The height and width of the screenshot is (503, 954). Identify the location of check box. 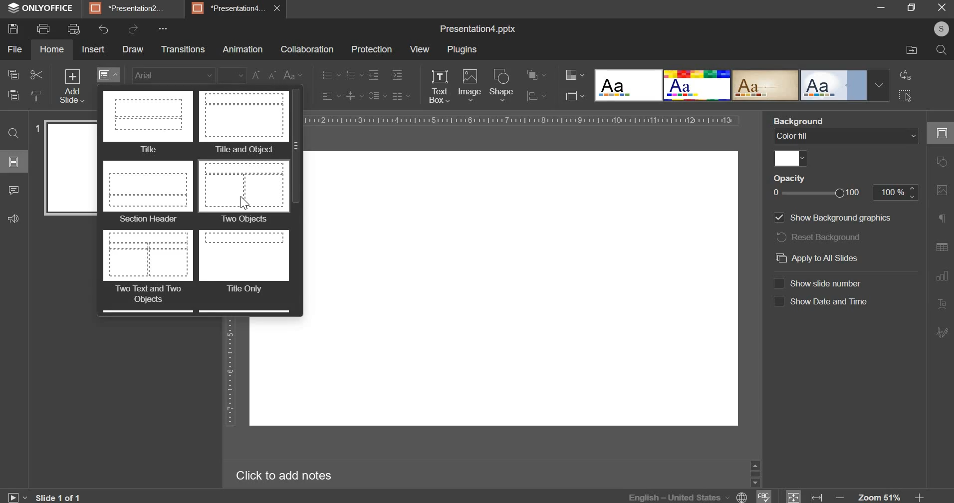
(778, 302).